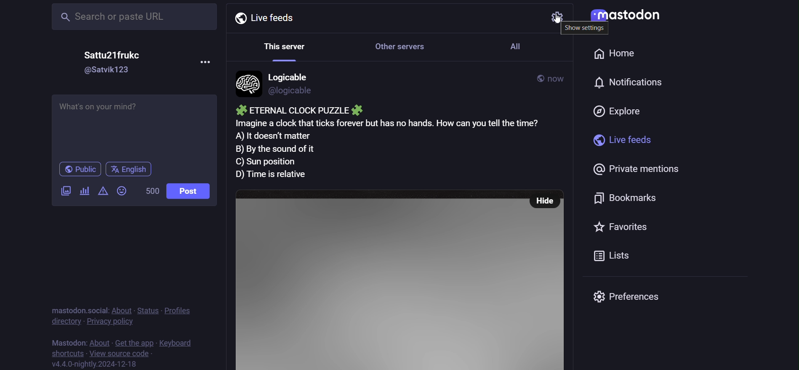 The image size is (799, 370). Describe the element at coordinates (264, 17) in the screenshot. I see `live feed` at that location.